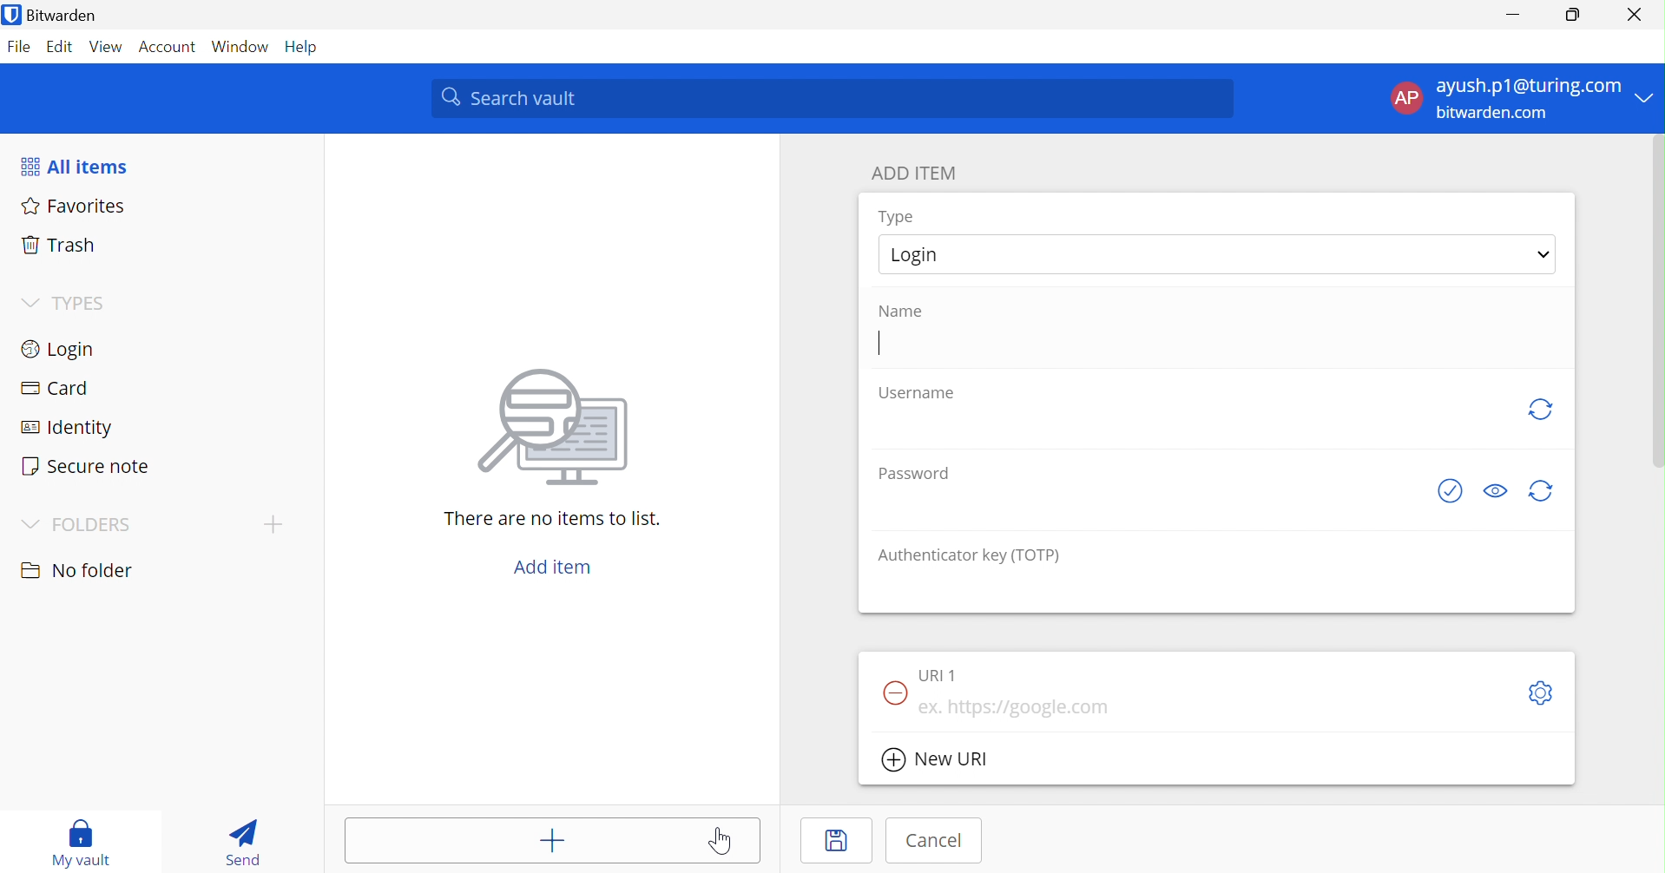 This screenshot has width=1665, height=873. I want to click on Save, so click(837, 839).